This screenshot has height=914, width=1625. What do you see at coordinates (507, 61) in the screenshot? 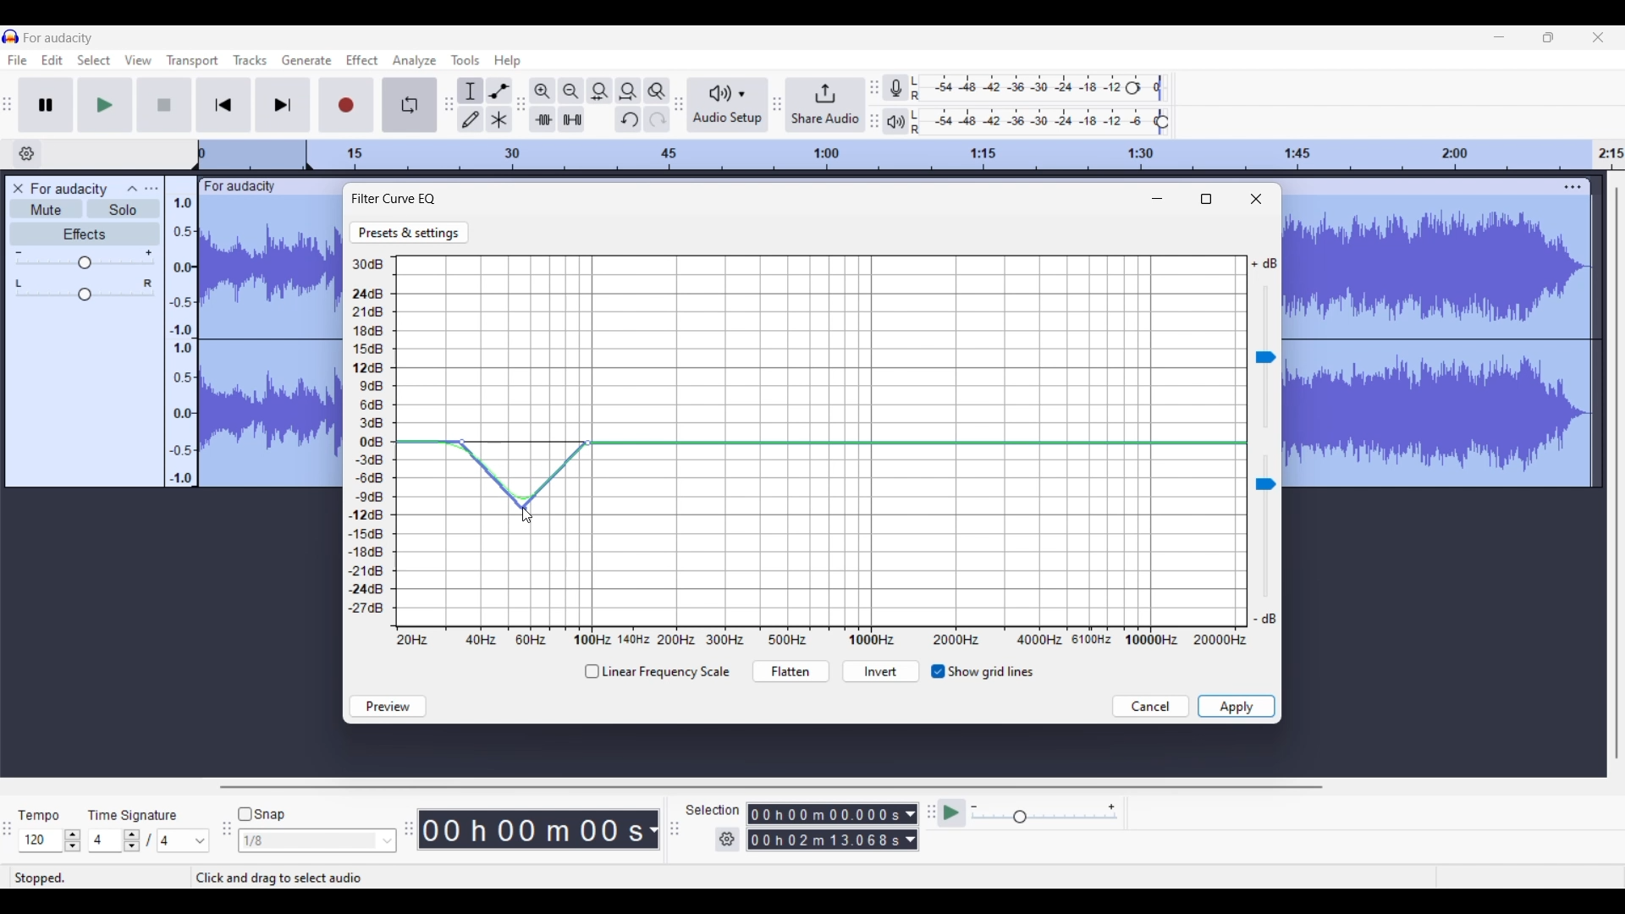
I see `Help menu` at bounding box center [507, 61].